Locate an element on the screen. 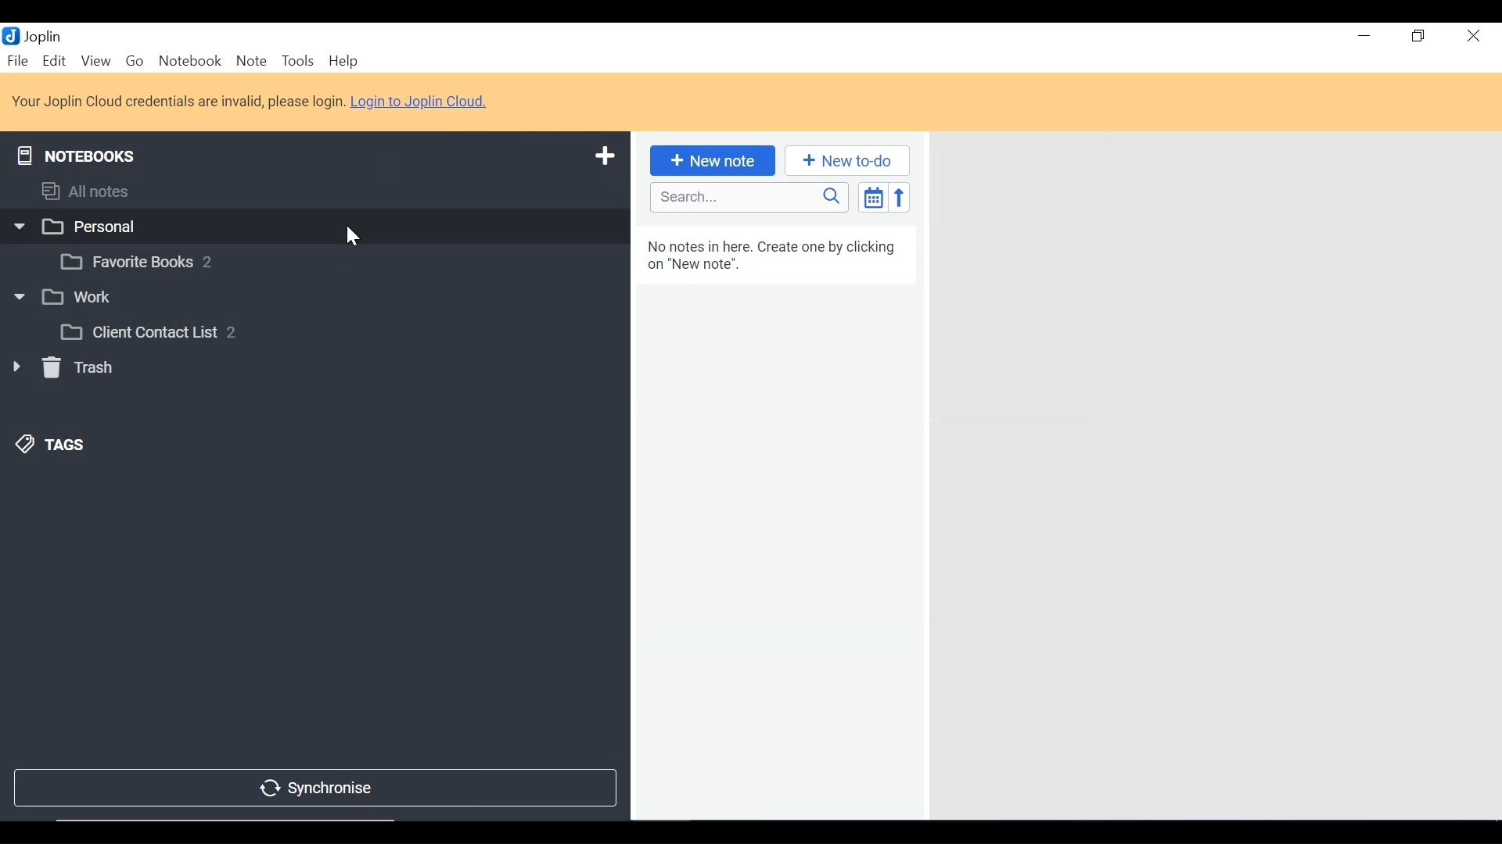 This screenshot has height=844, width=1502. Toggle sort editor list is located at coordinates (871, 197).